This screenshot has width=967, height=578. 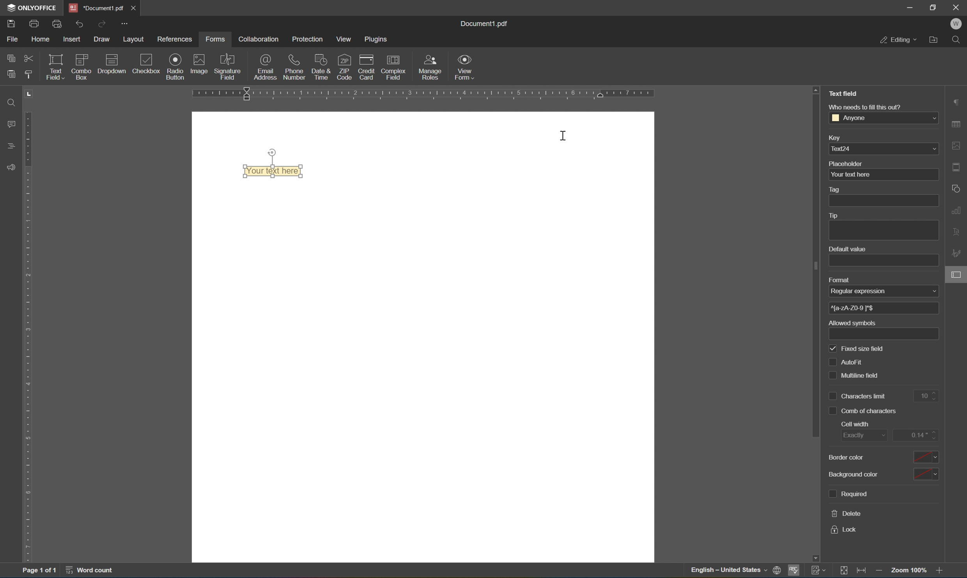 What do you see at coordinates (957, 6) in the screenshot?
I see `close` at bounding box center [957, 6].